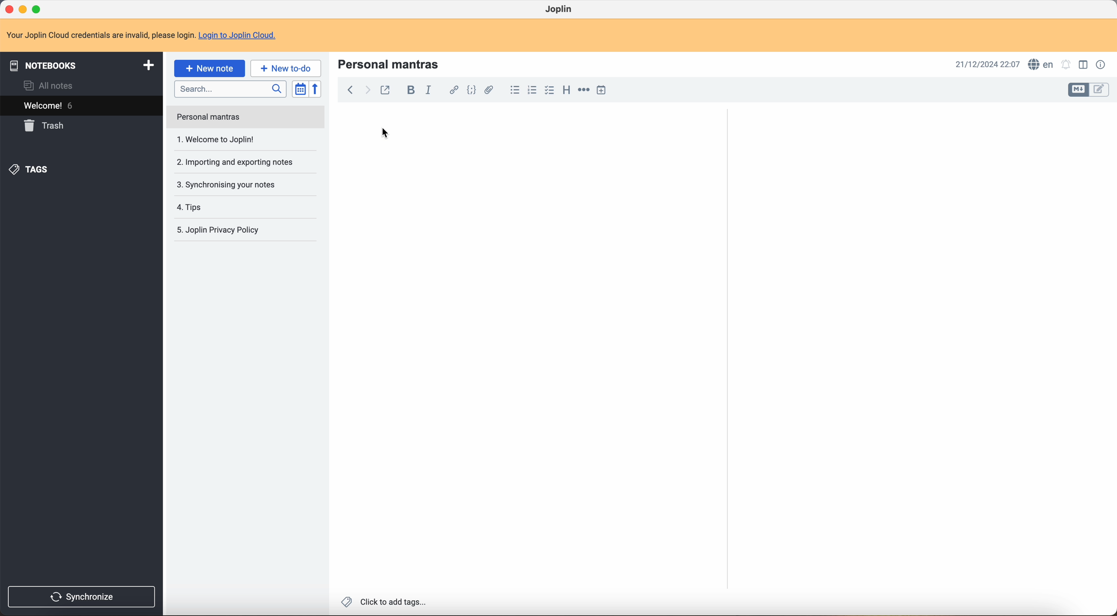 The width and height of the screenshot is (1117, 616). What do you see at coordinates (386, 133) in the screenshot?
I see `cursor` at bounding box center [386, 133].